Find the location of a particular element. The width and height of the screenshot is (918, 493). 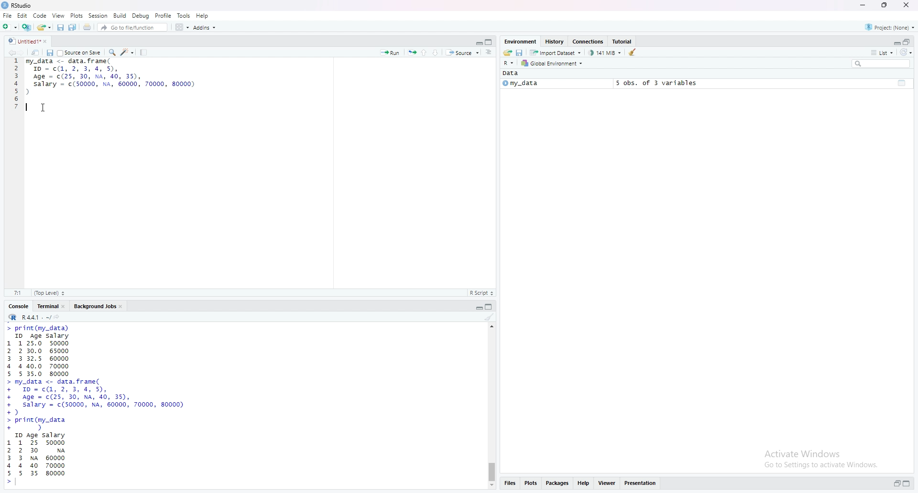

Session is located at coordinates (99, 15).